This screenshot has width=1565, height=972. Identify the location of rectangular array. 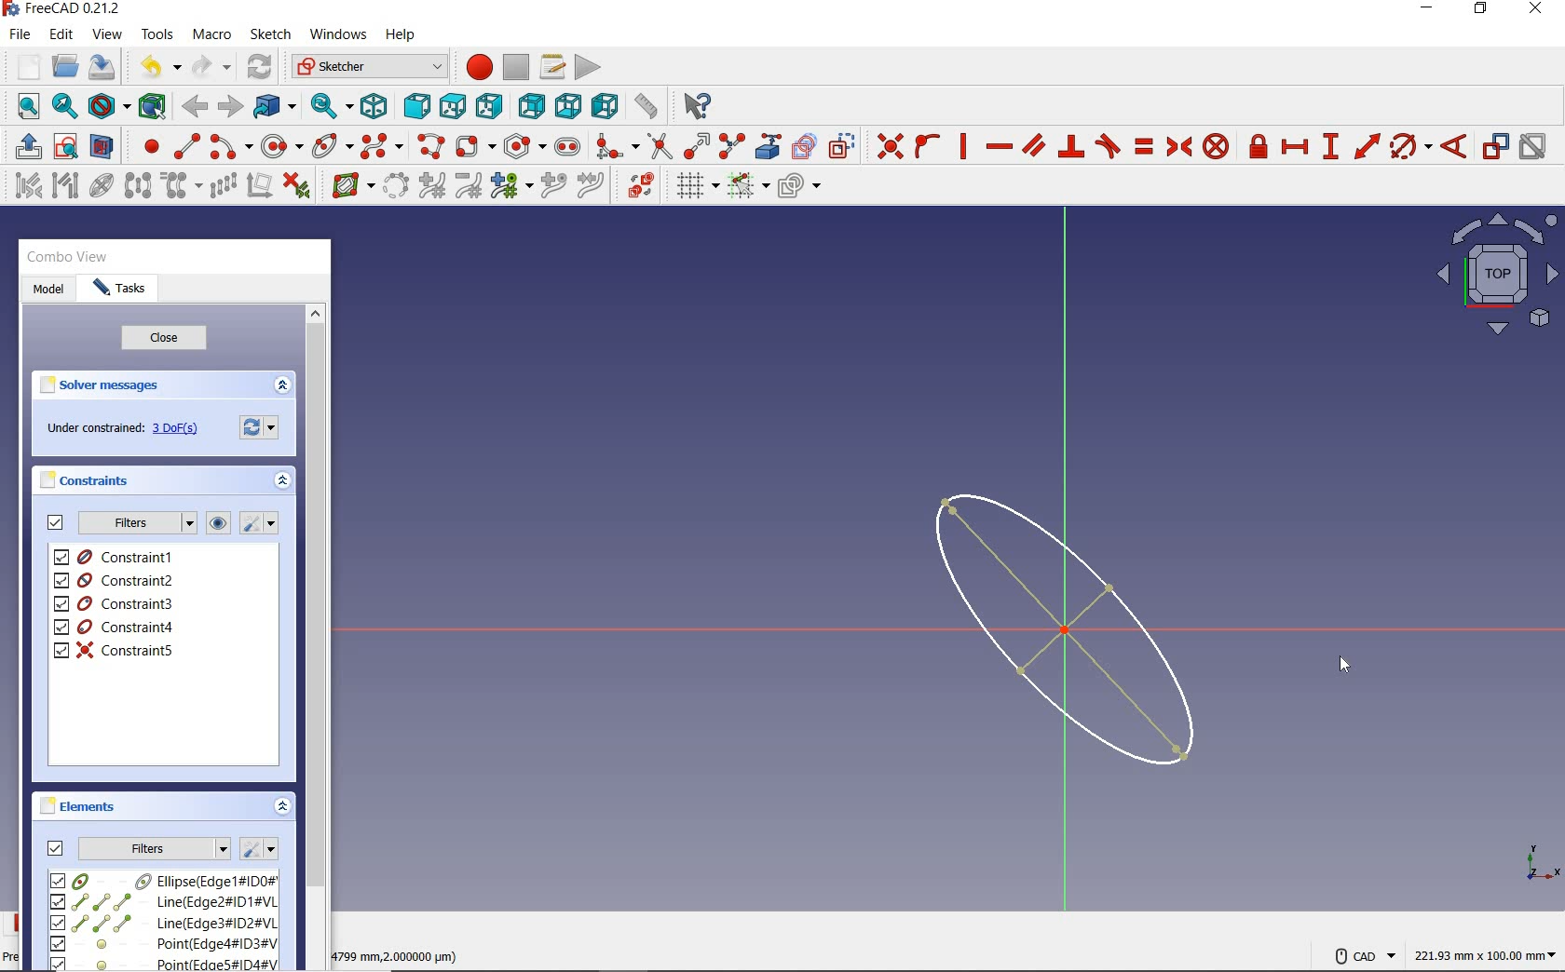
(223, 187).